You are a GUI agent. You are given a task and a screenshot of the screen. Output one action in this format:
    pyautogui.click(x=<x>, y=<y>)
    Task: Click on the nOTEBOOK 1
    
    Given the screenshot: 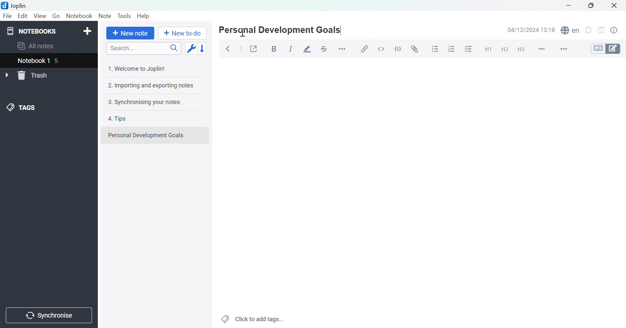 What is the action you would take?
    pyautogui.click(x=34, y=61)
    